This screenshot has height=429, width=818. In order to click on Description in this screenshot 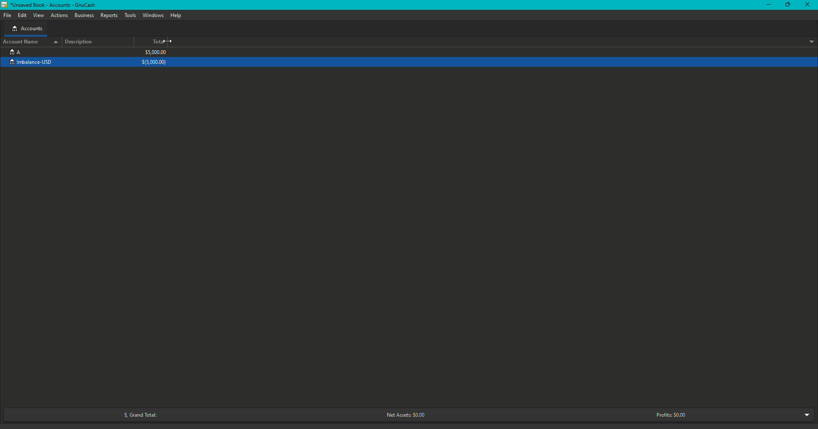, I will do `click(81, 42)`.